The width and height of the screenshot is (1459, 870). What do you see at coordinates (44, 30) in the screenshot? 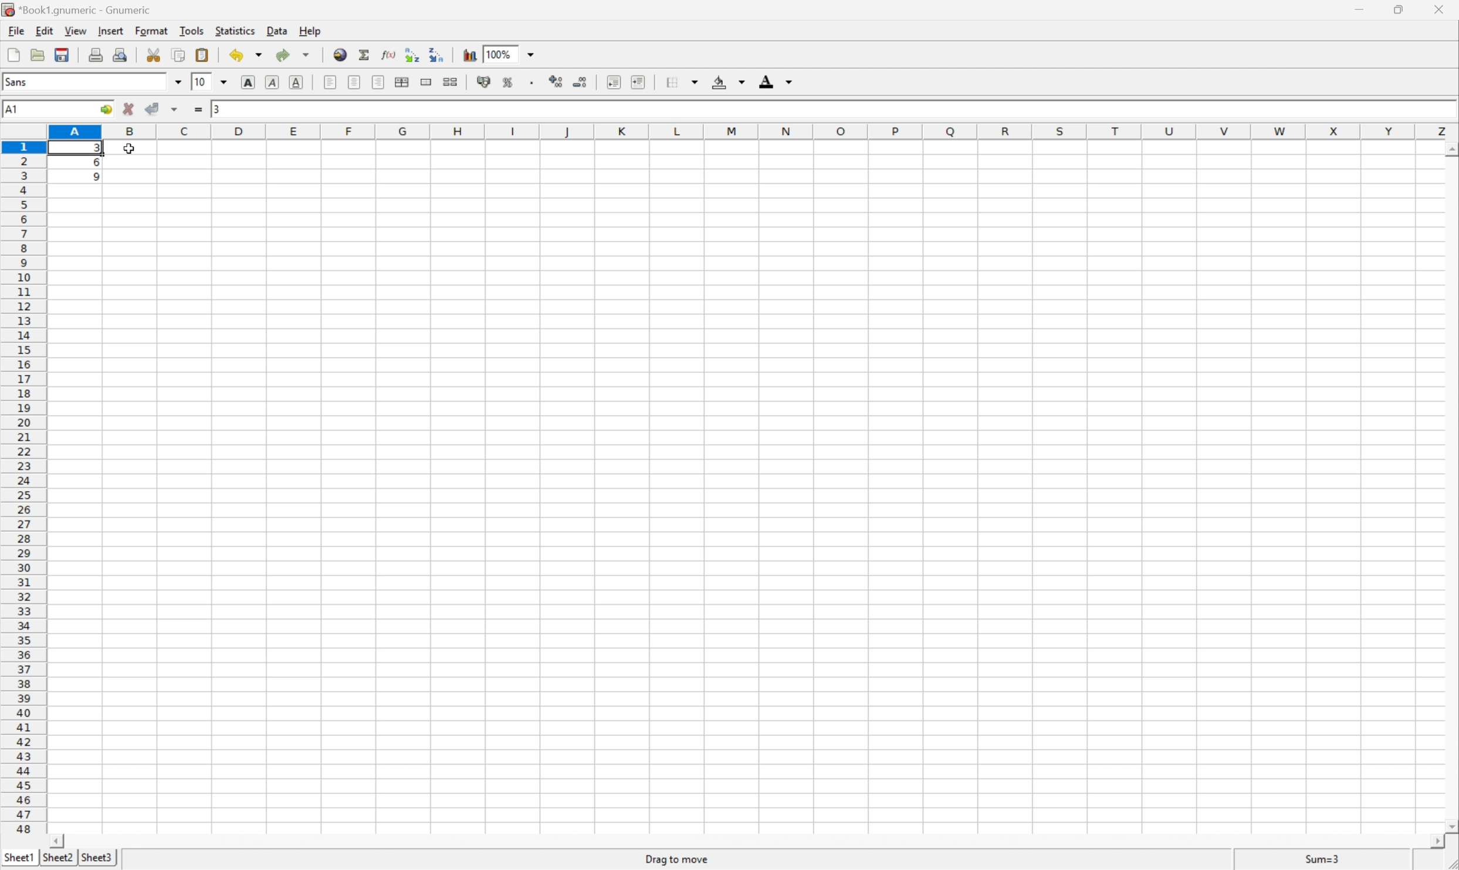
I see `Edit` at bounding box center [44, 30].